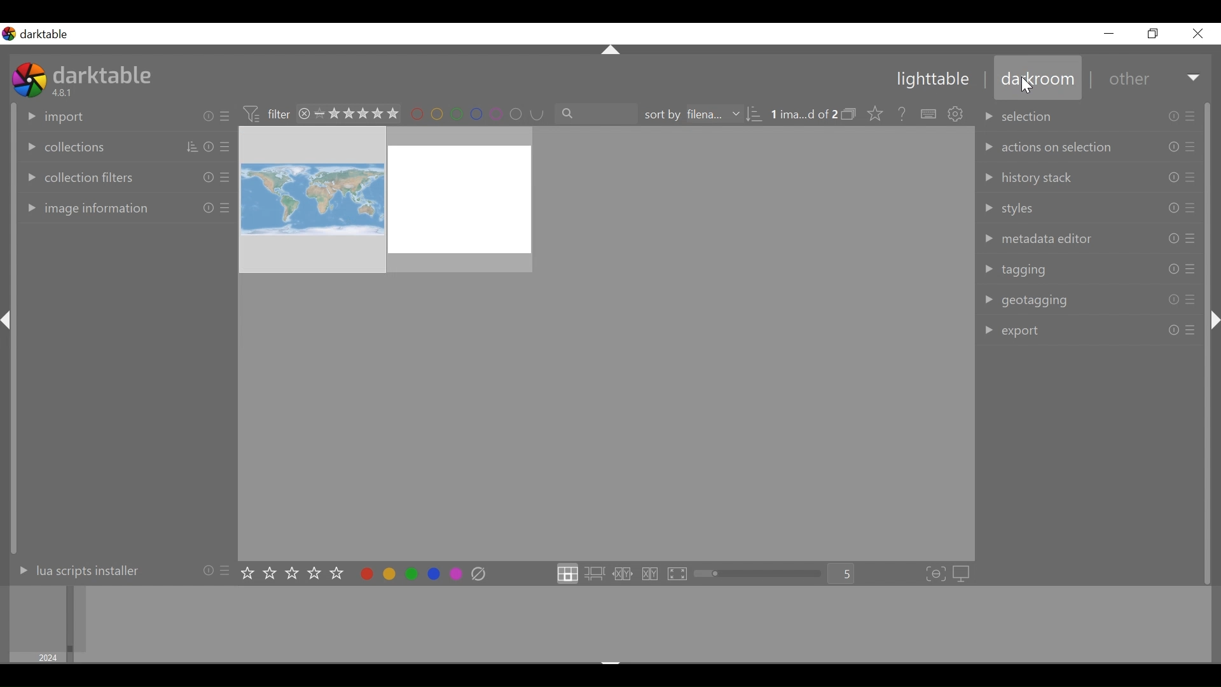 Image resolution: width=1221 pixels, height=687 pixels. What do you see at coordinates (623, 574) in the screenshot?
I see `click to enter culling layout in fixed mode` at bounding box center [623, 574].